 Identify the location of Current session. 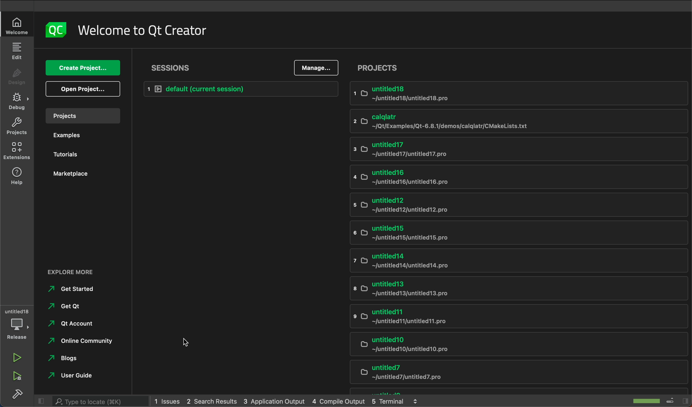
(242, 89).